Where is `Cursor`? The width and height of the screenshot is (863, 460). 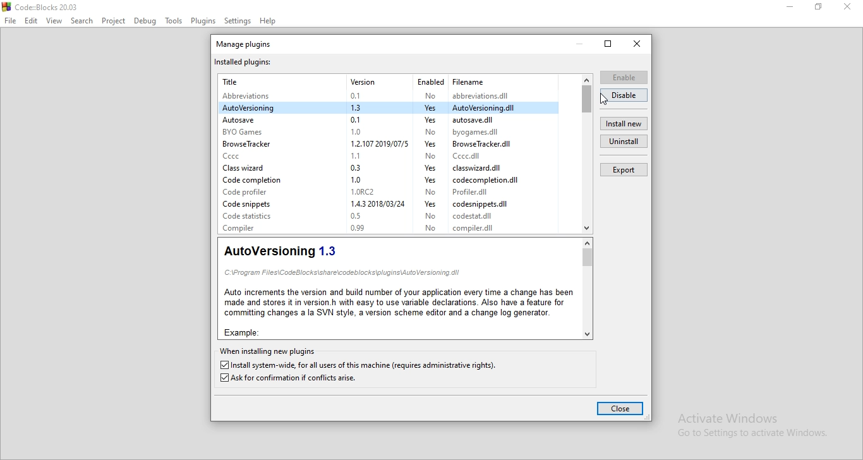
Cursor is located at coordinates (606, 100).